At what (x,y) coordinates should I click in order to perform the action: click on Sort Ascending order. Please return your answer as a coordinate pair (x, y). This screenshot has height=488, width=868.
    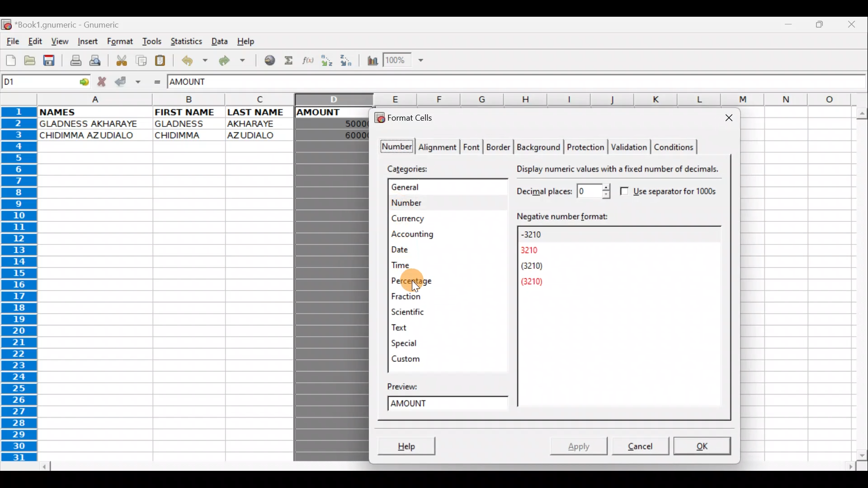
    Looking at the image, I should click on (328, 61).